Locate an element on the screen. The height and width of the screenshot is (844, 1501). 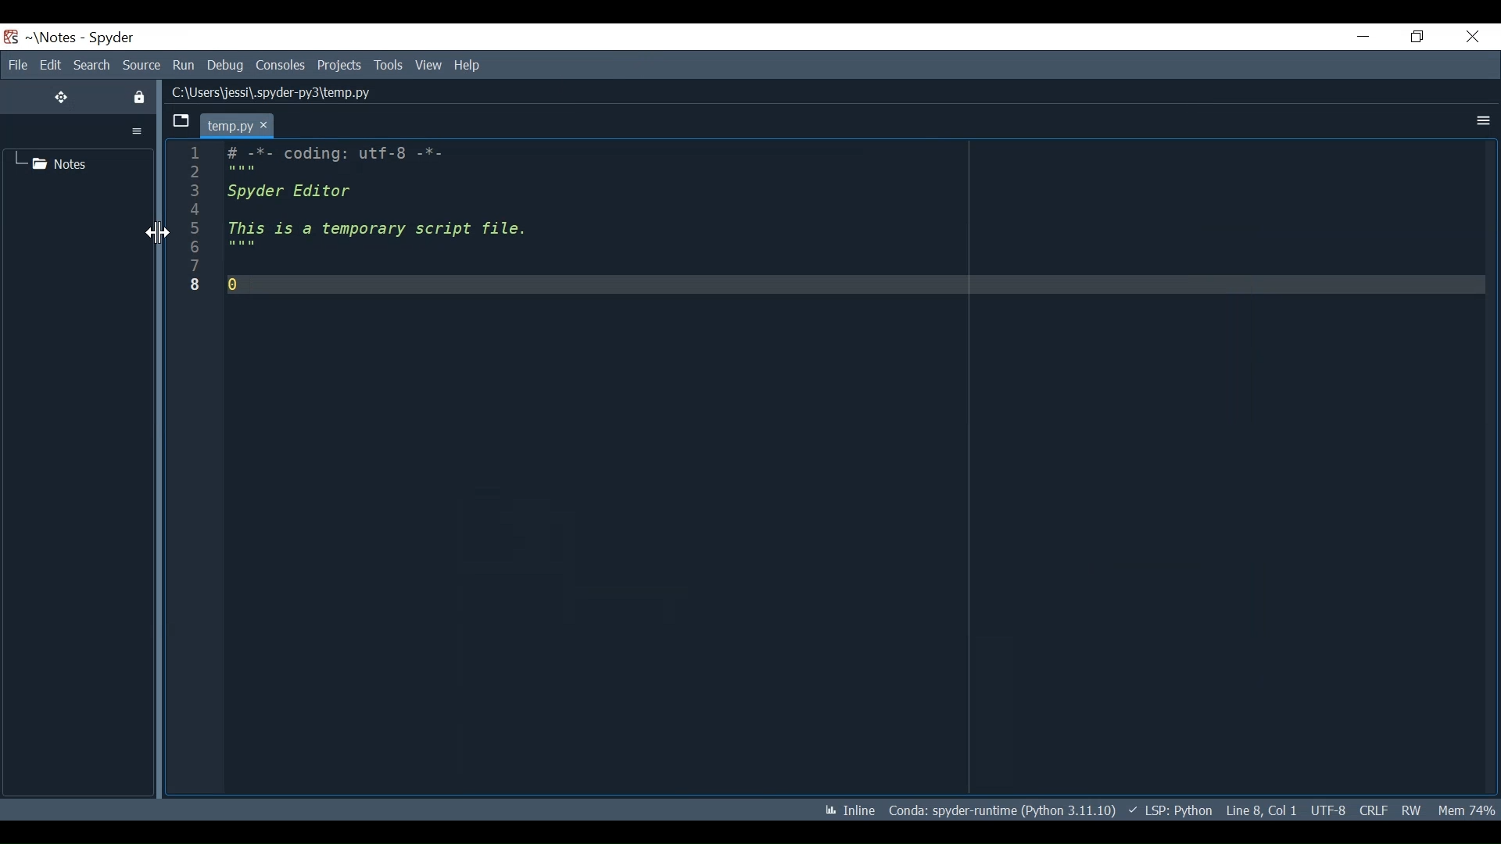
Inline is located at coordinates (845, 807).